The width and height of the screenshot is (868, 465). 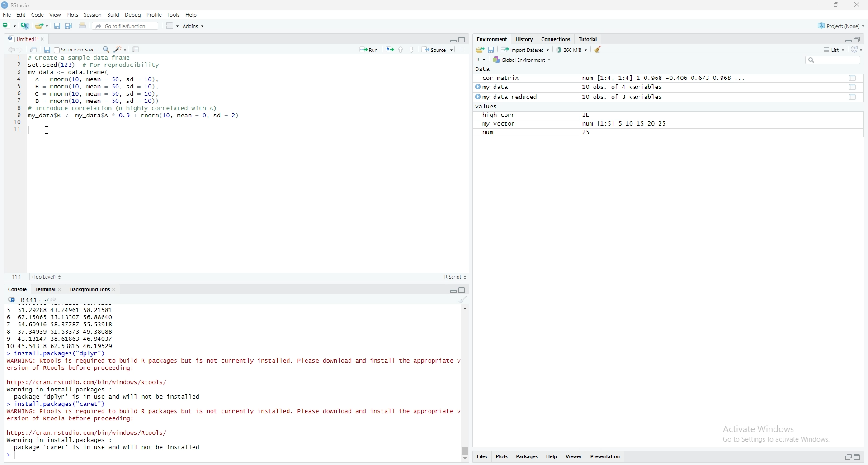 I want to click on run, so click(x=390, y=50).